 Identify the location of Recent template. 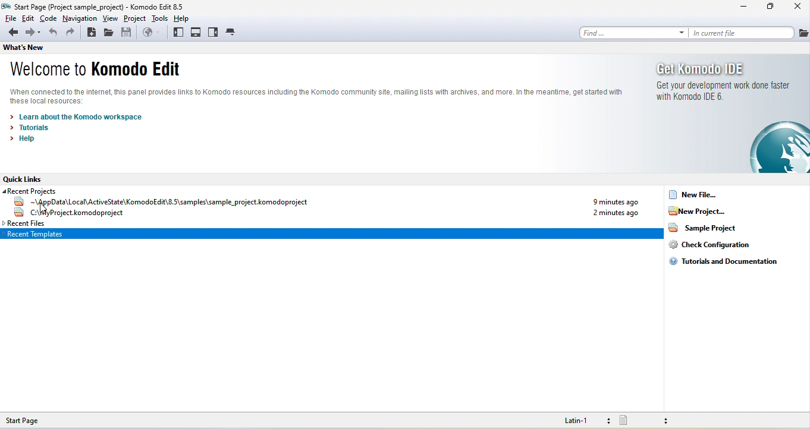
(47, 234).